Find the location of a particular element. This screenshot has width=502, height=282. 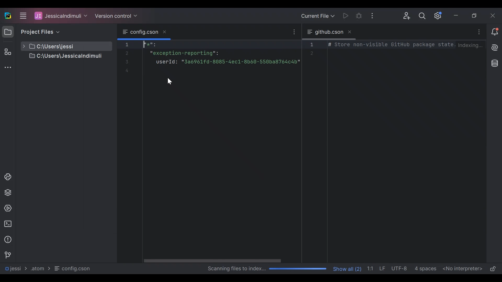

Project File View is located at coordinates (41, 32).